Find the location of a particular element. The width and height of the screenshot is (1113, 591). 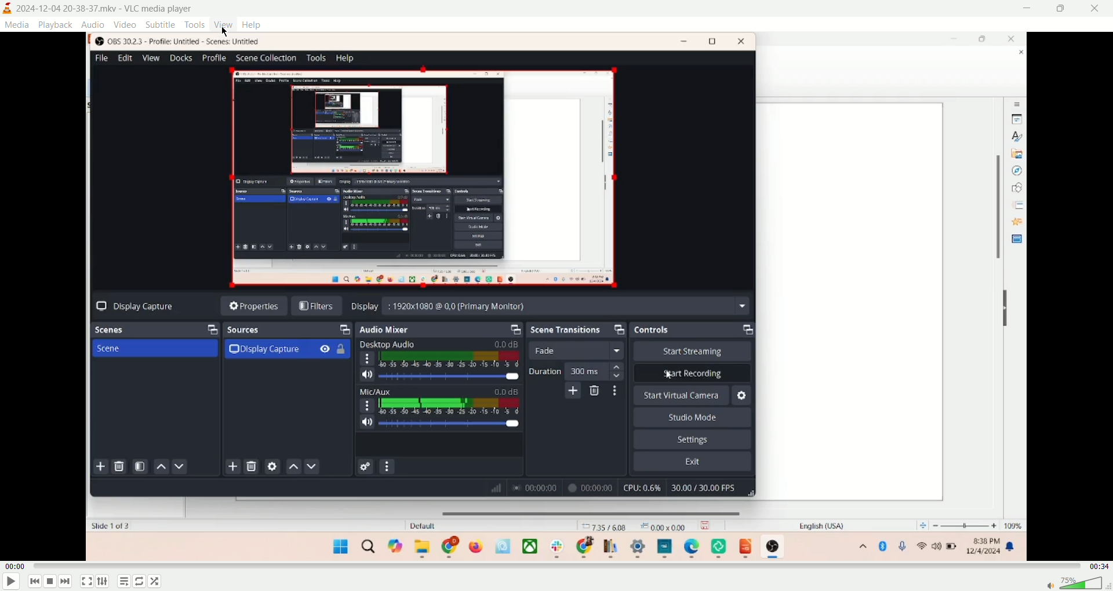

shuffle is located at coordinates (159, 581).